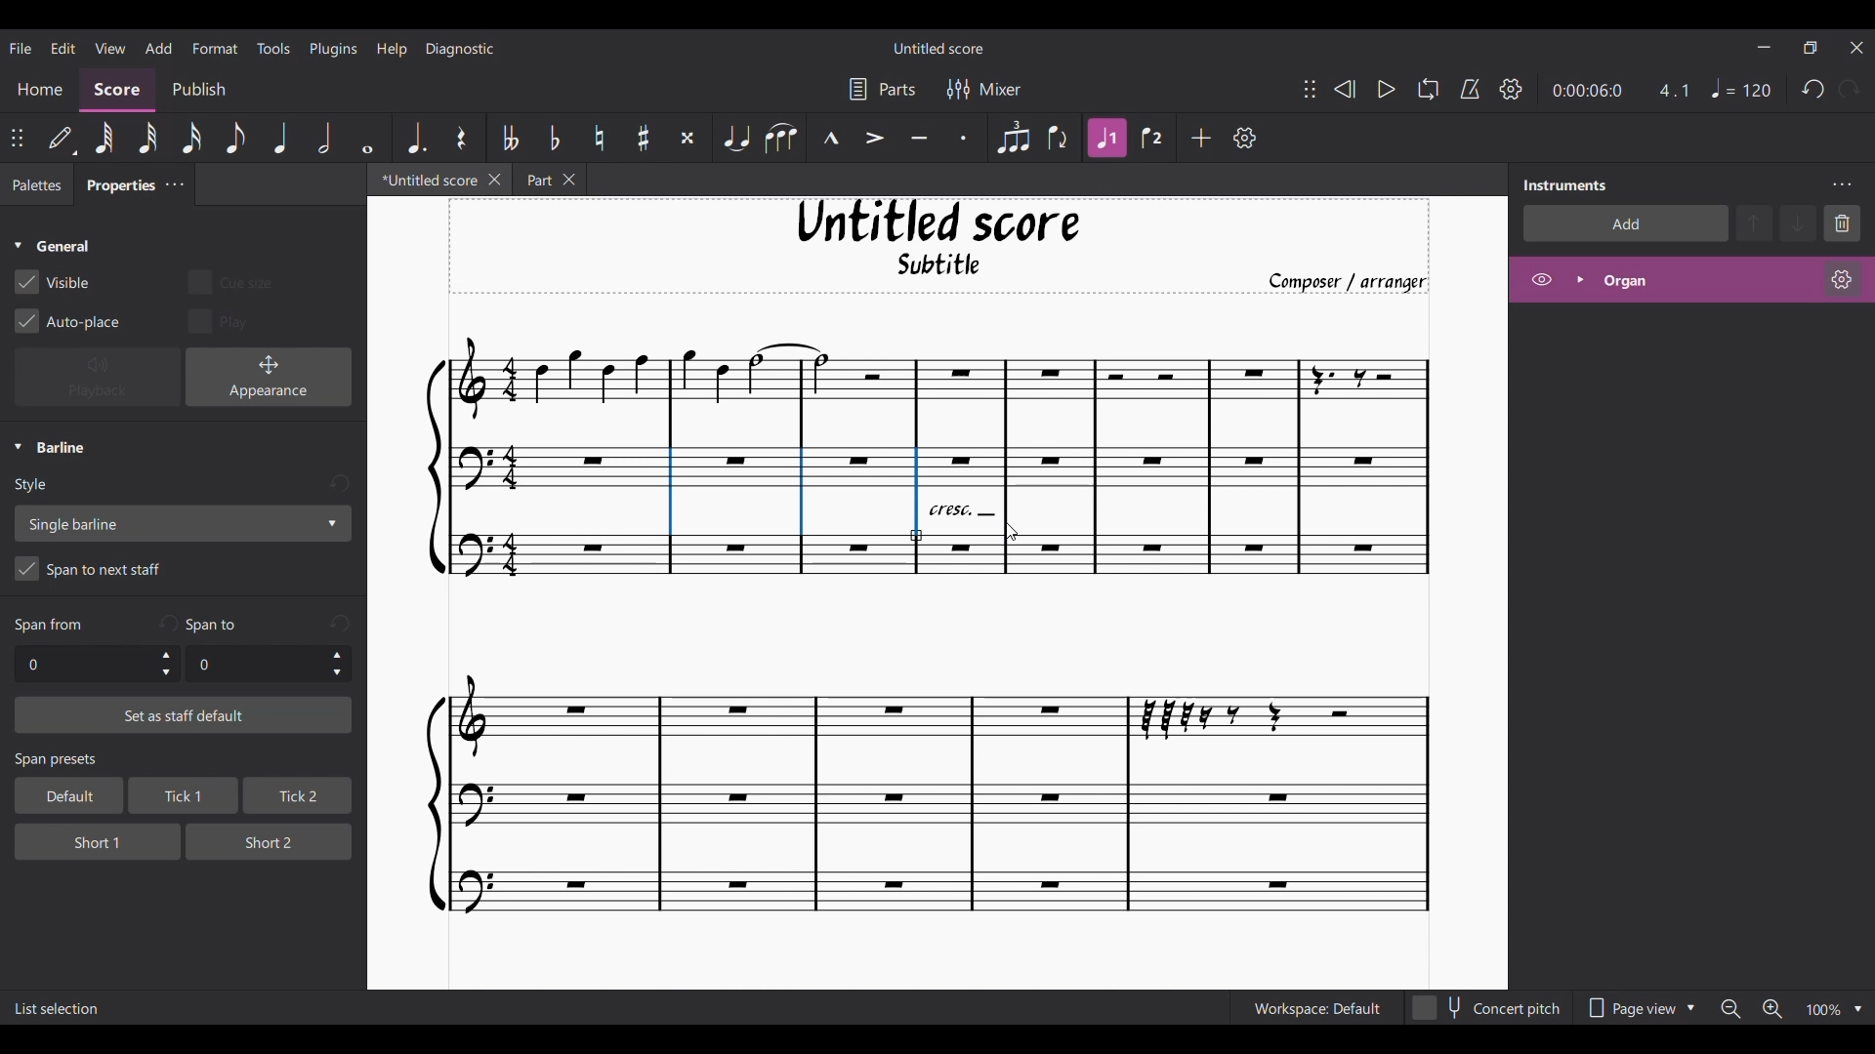 The width and height of the screenshot is (1875, 1054). Describe the element at coordinates (1309, 89) in the screenshot. I see `Change position of toolbar attached` at that location.